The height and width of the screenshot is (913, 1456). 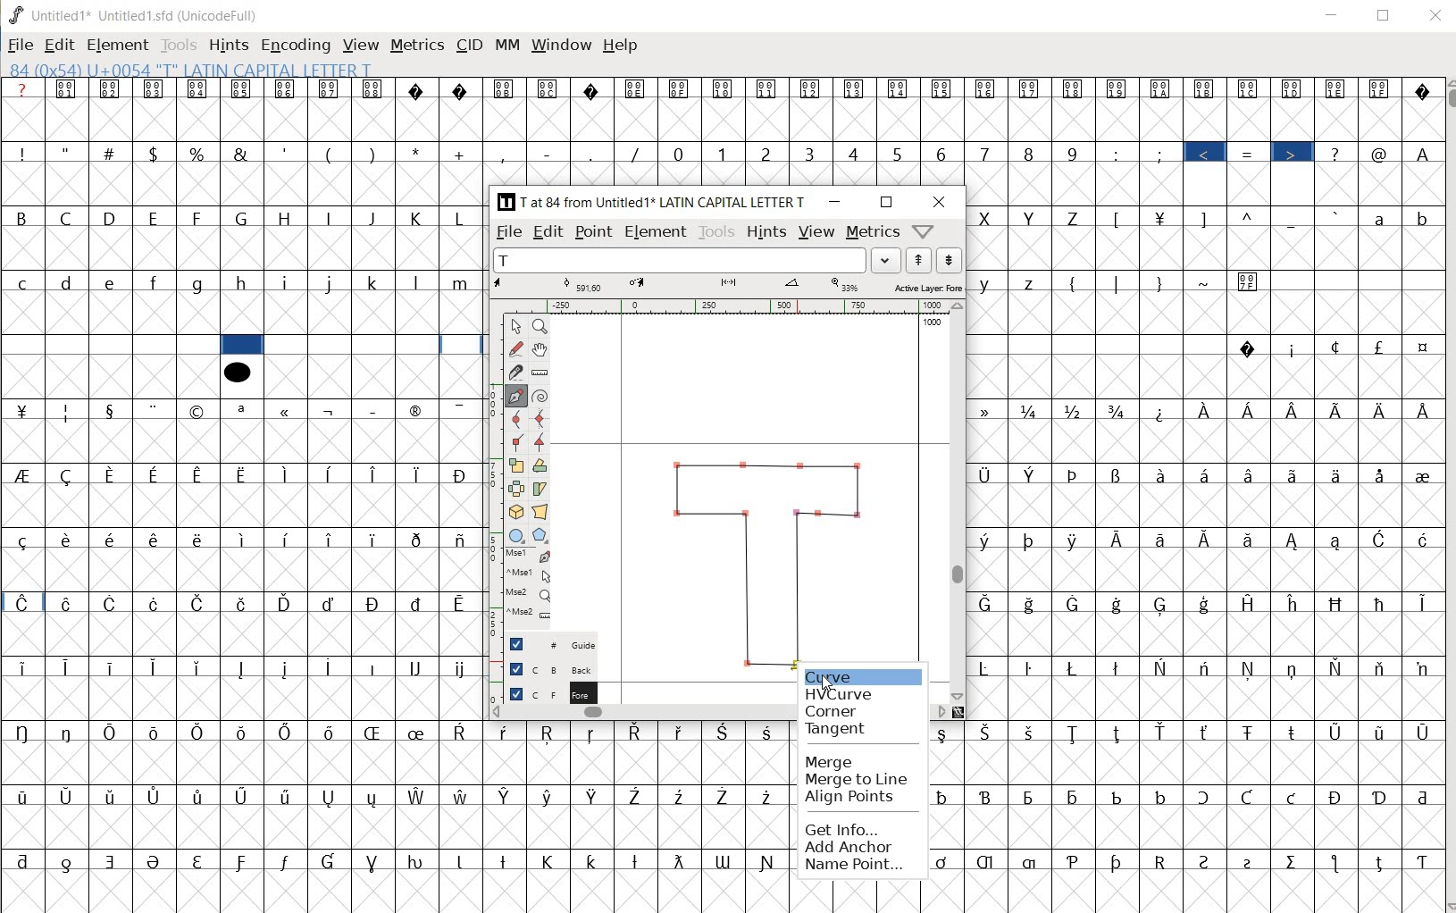 What do you see at coordinates (506, 46) in the screenshot?
I see `mm` at bounding box center [506, 46].